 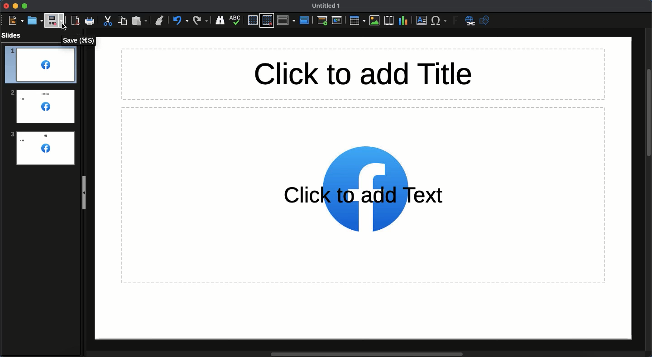 I want to click on Save, so click(x=78, y=40).